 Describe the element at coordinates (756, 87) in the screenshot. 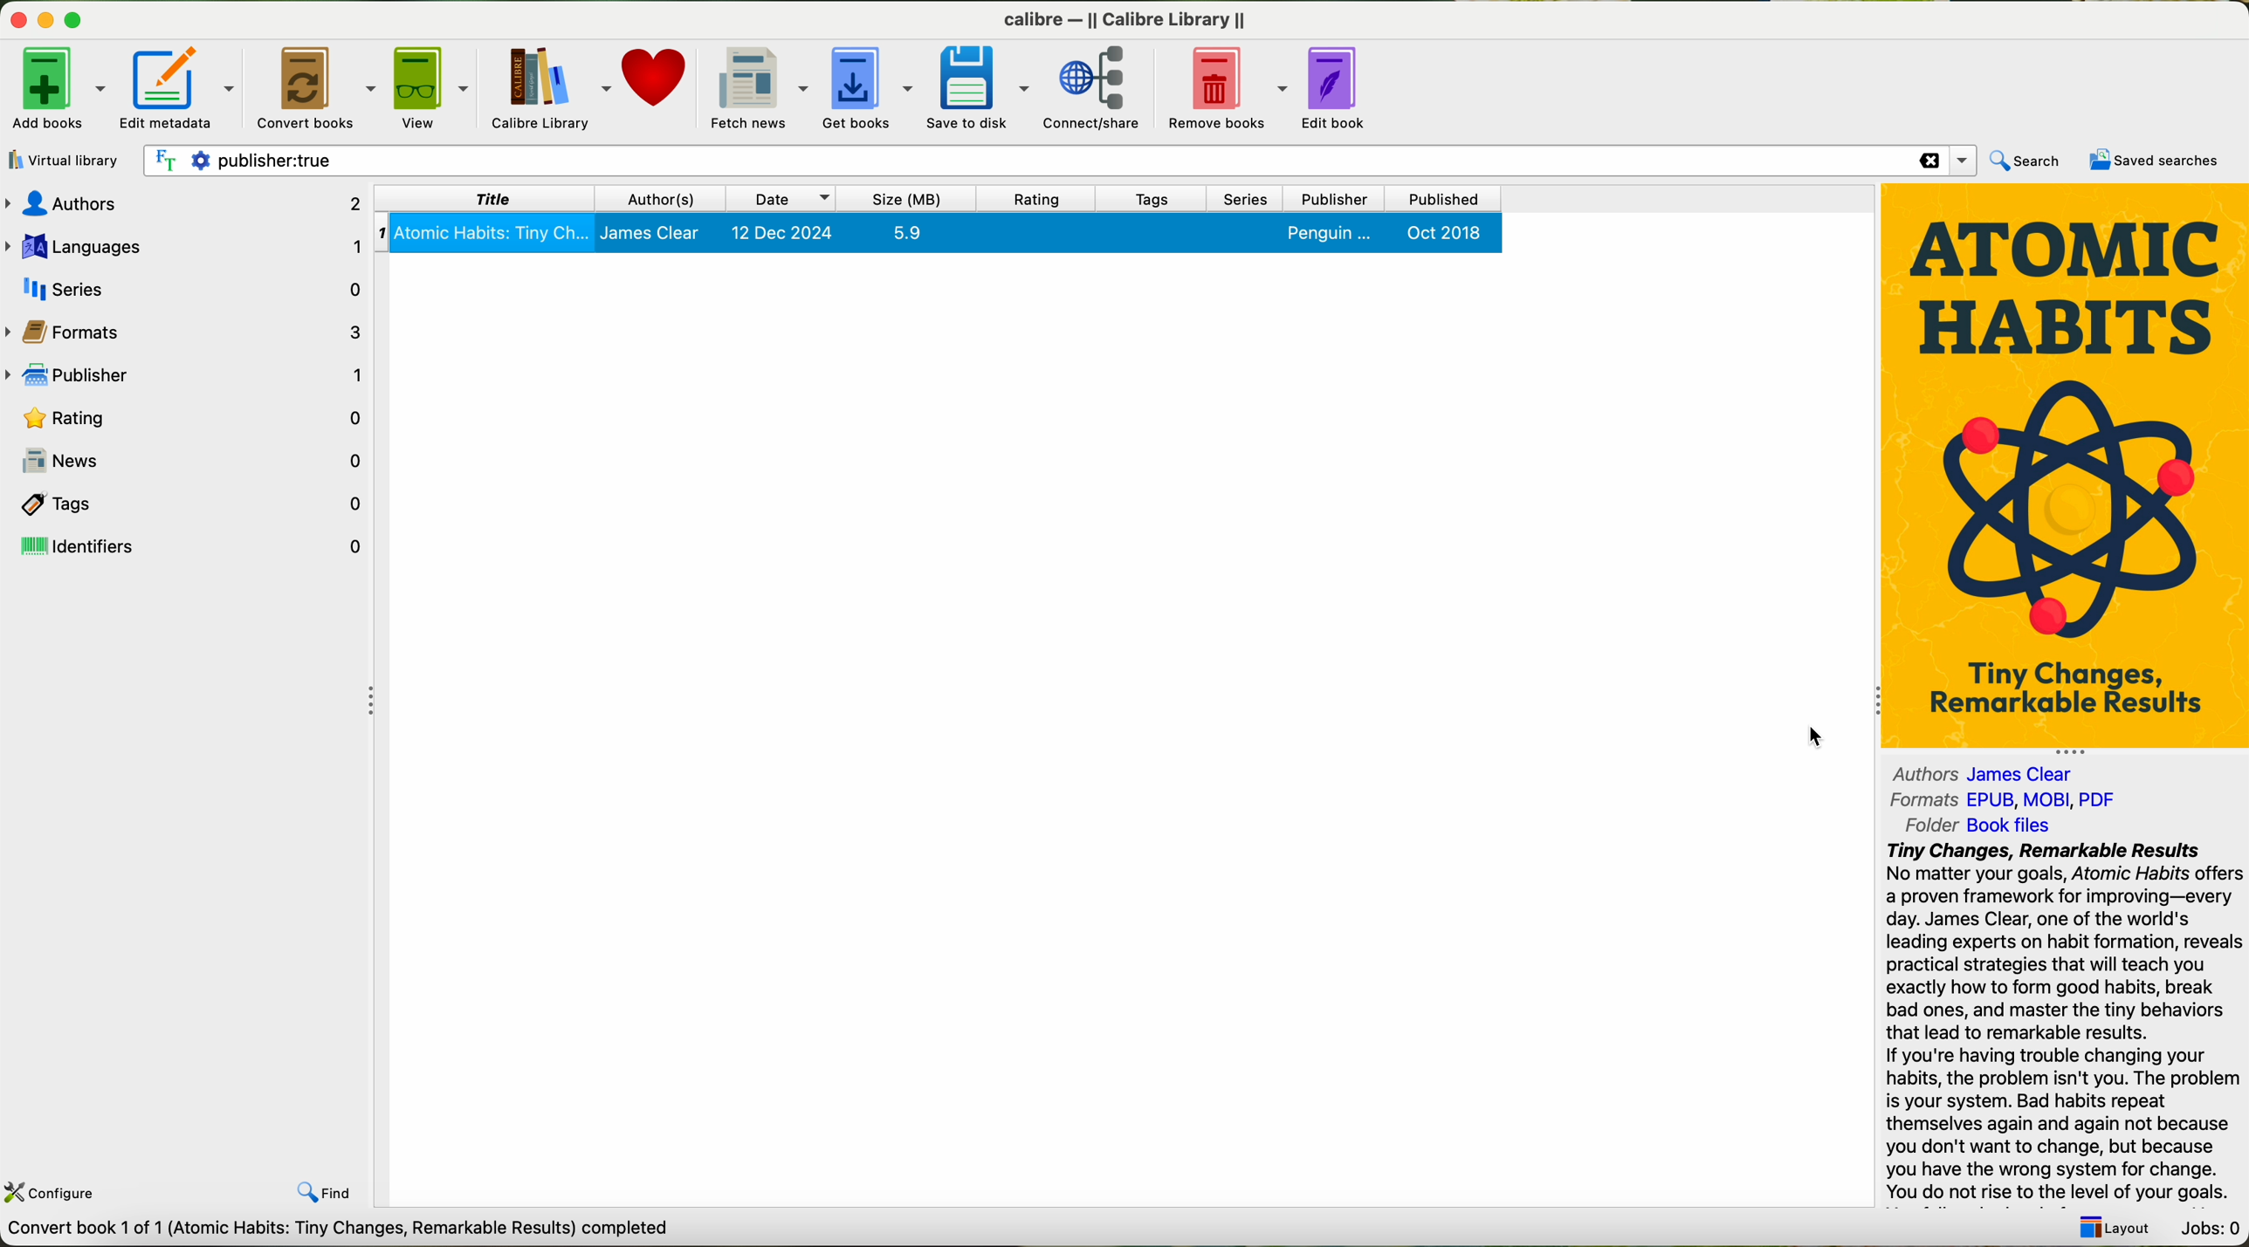

I see `fetch news` at that location.